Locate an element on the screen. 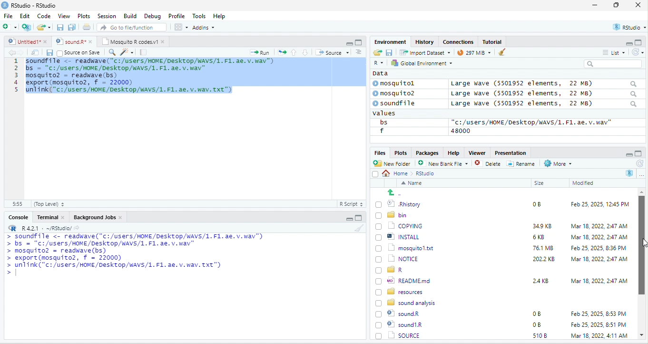 The image size is (648, 344). RR R421 - ~/RStudio/ is located at coordinates (41, 229).